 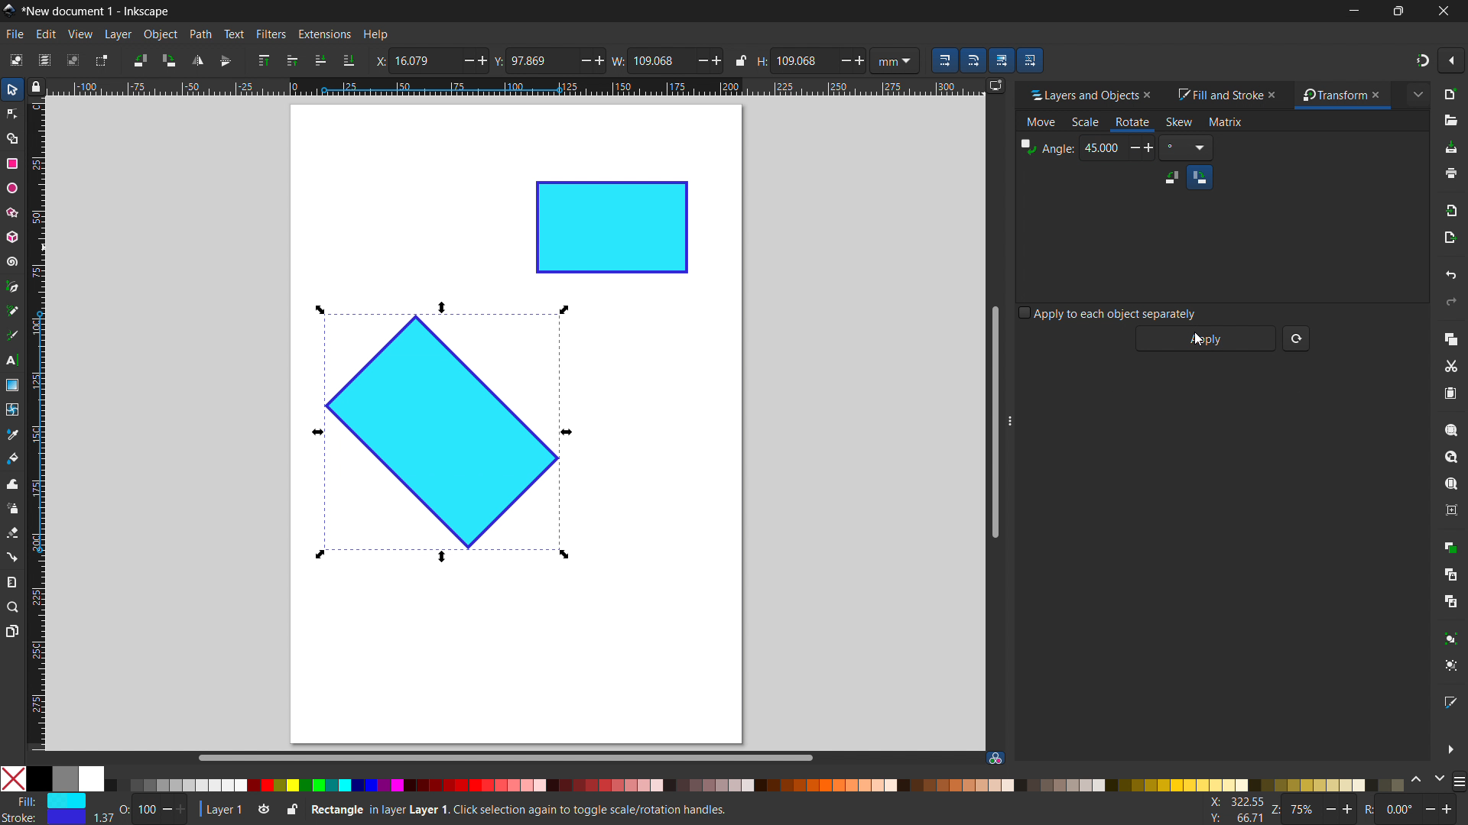 I want to click on redo, so click(x=1451, y=302).